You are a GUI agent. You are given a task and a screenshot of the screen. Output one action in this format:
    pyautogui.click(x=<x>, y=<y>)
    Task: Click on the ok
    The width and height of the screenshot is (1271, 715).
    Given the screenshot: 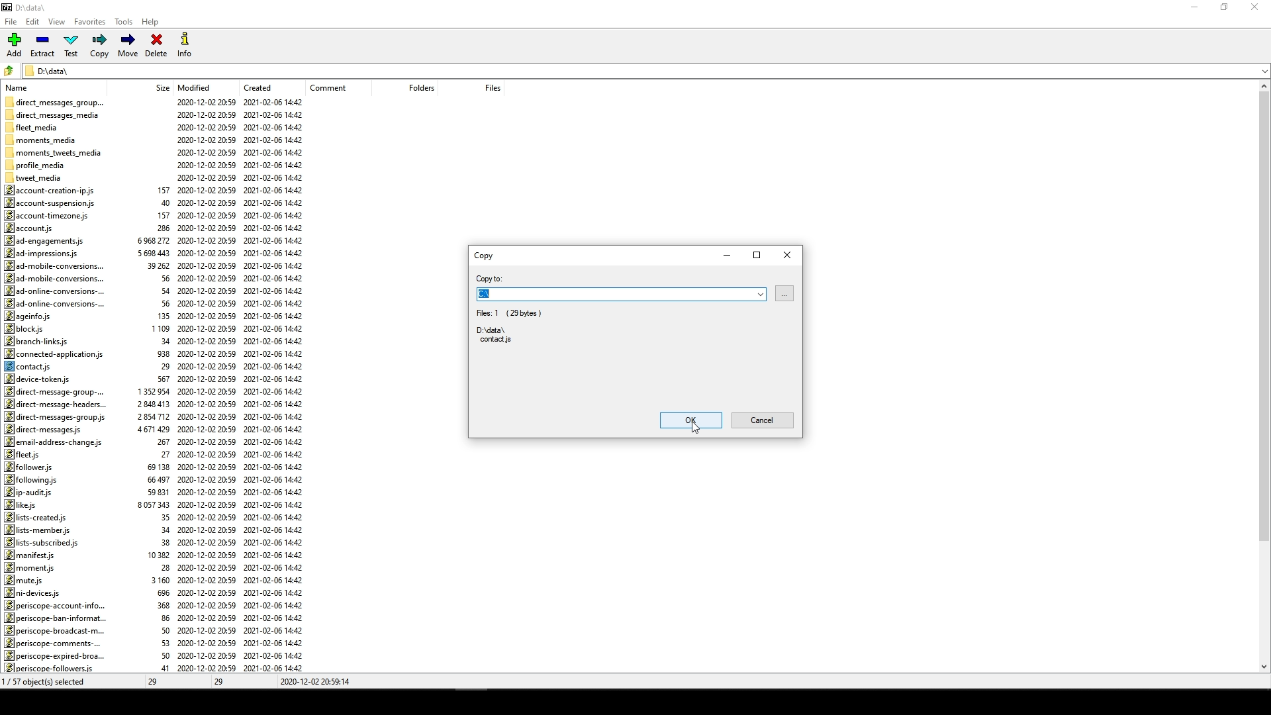 What is the action you would take?
    pyautogui.click(x=687, y=419)
    